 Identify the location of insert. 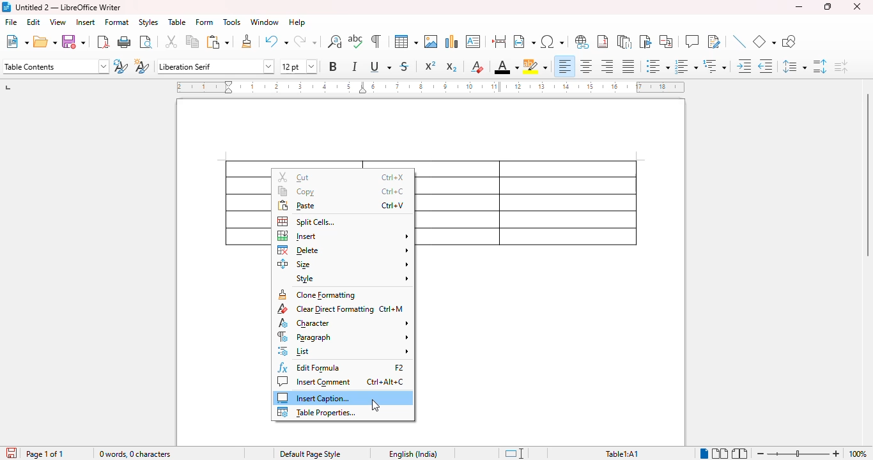
(344, 236).